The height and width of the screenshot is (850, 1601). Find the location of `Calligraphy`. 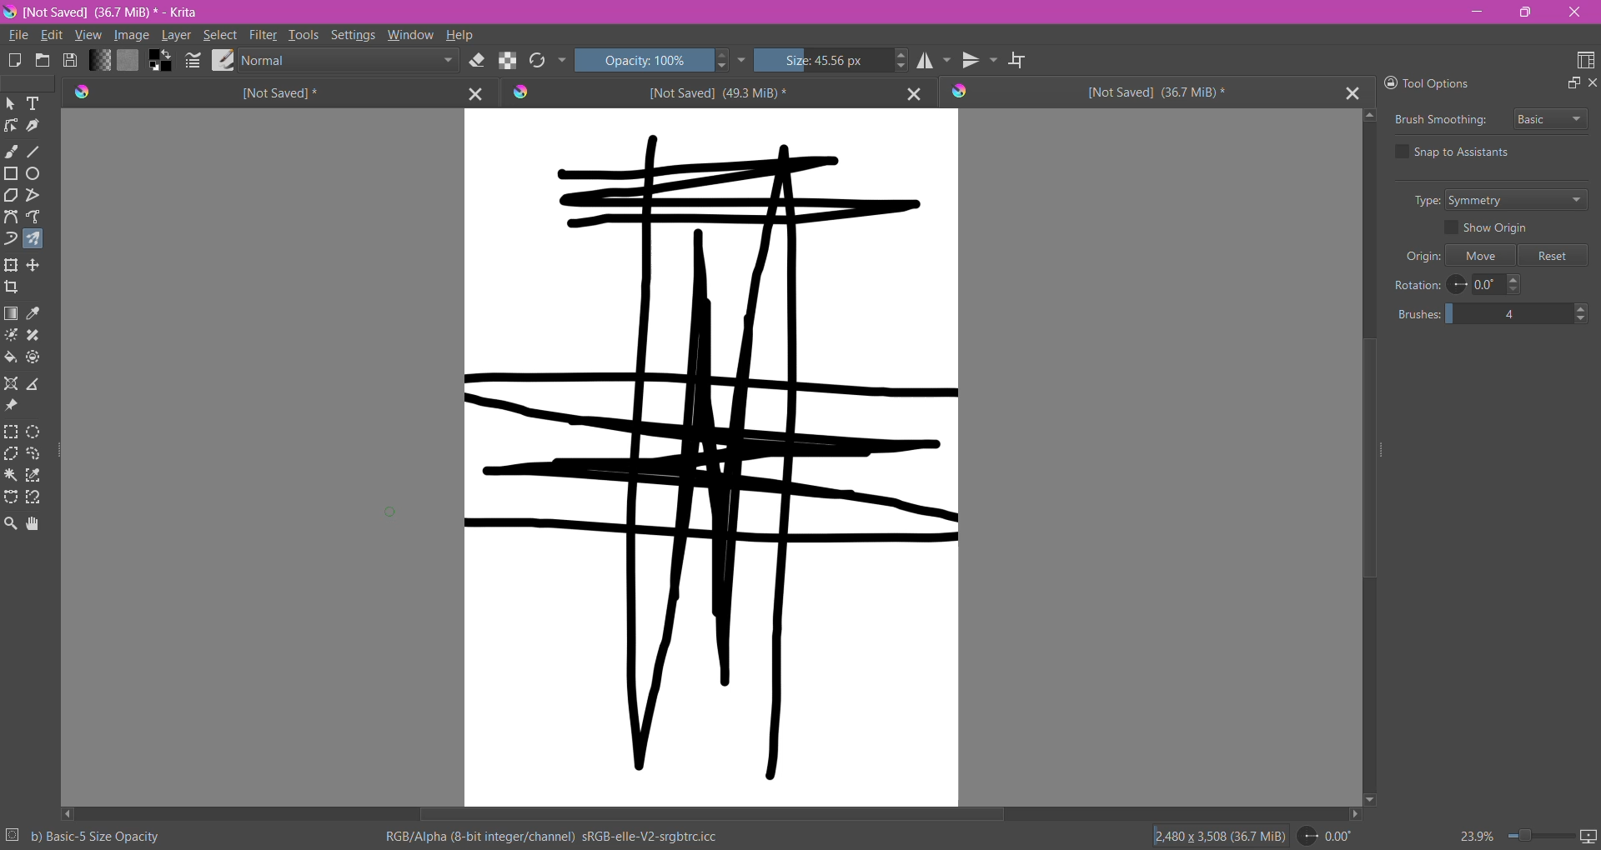

Calligraphy is located at coordinates (36, 125).